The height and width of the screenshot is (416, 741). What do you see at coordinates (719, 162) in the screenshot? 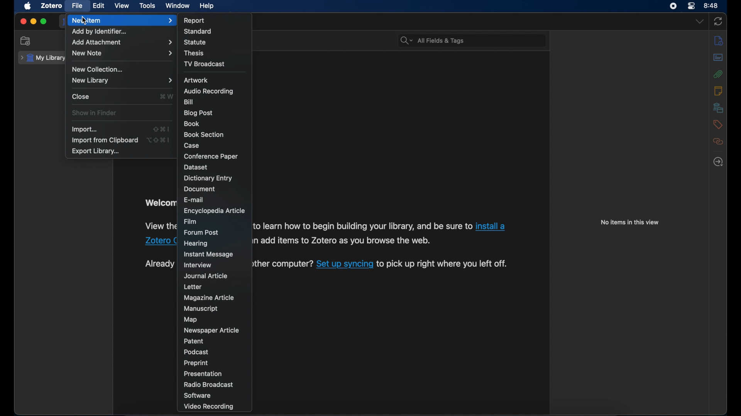
I see `locate` at bounding box center [719, 162].